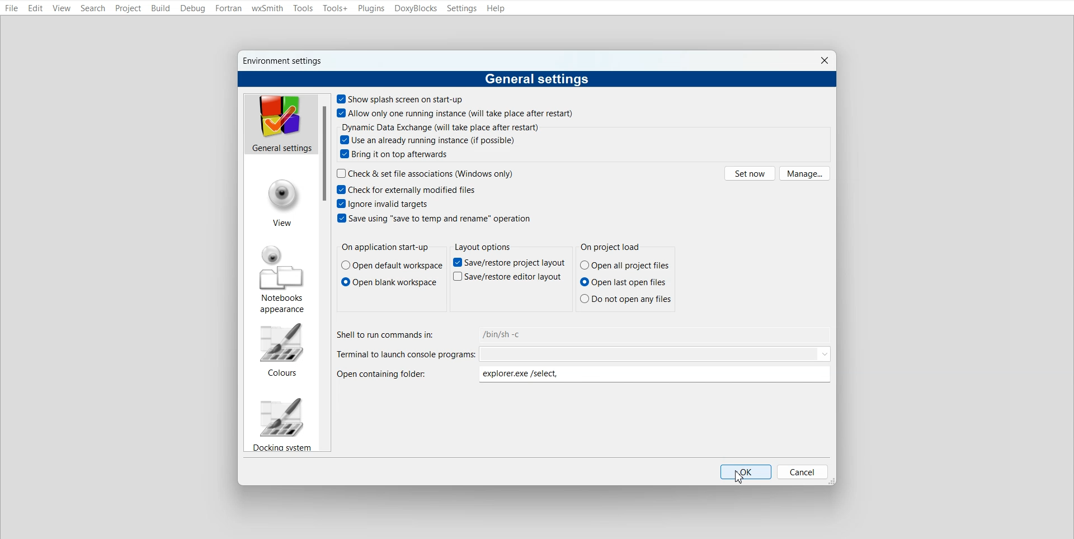 Image resolution: width=1074 pixels, height=539 pixels. What do you see at coordinates (385, 203) in the screenshot?
I see `Ignore invalid Target` at bounding box center [385, 203].